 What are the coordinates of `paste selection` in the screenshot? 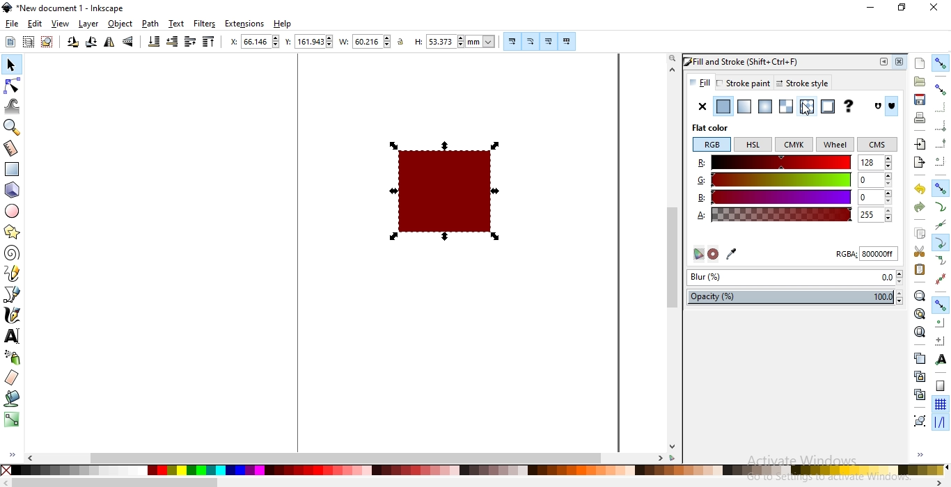 It's located at (920, 270).